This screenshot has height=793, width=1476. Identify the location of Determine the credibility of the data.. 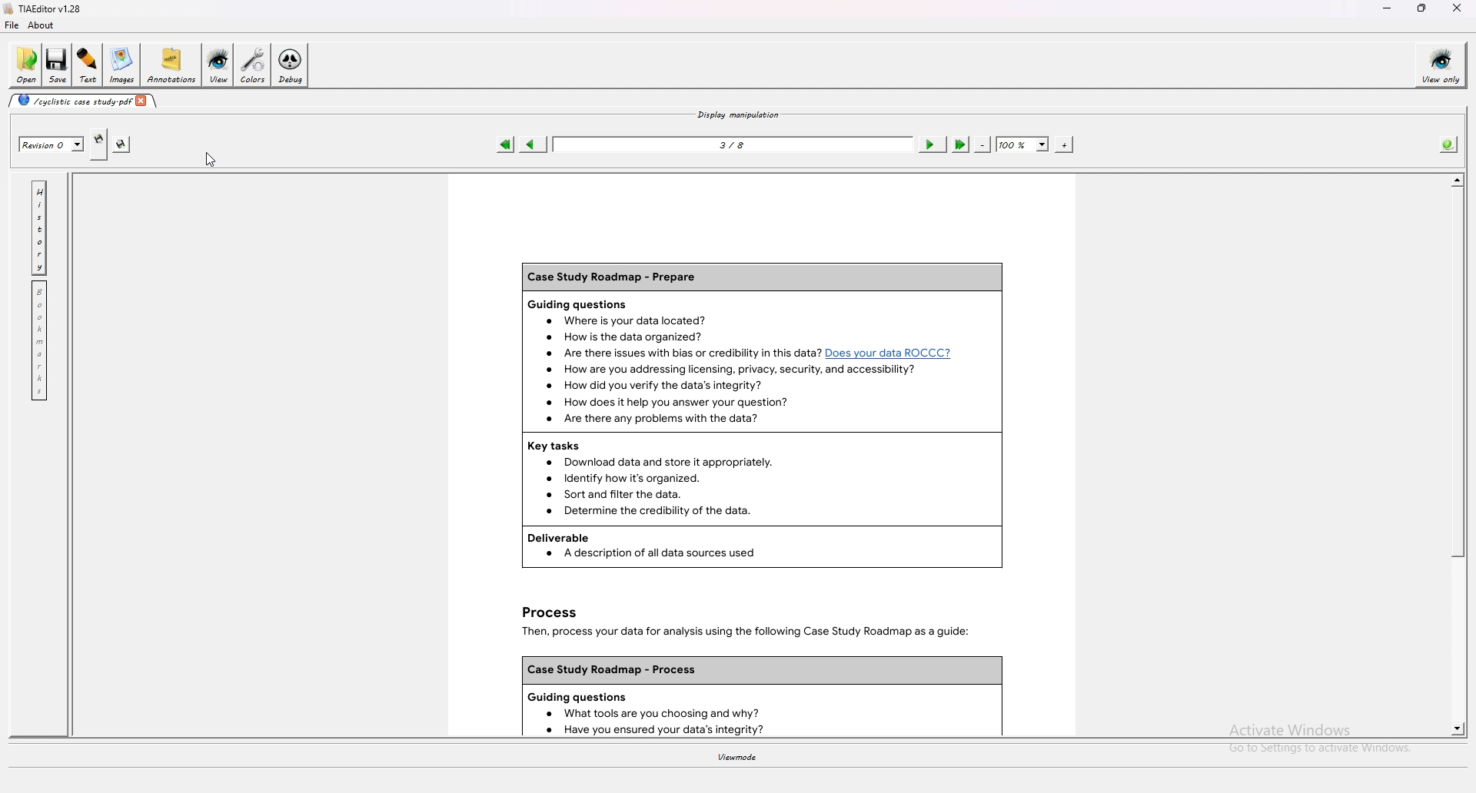
(662, 512).